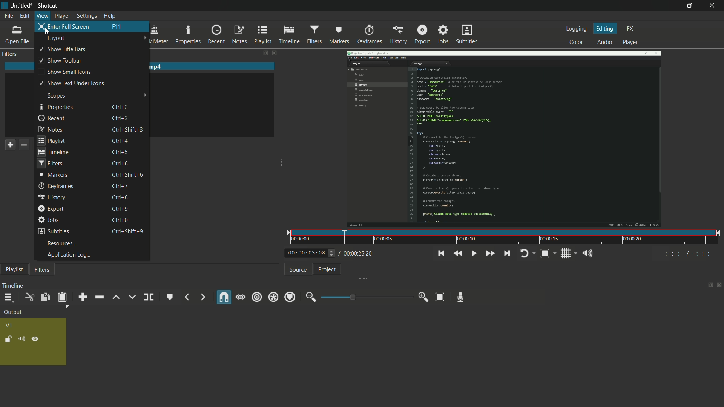 The height and width of the screenshot is (407, 724). What do you see at coordinates (47, 220) in the screenshot?
I see `jobs` at bounding box center [47, 220].